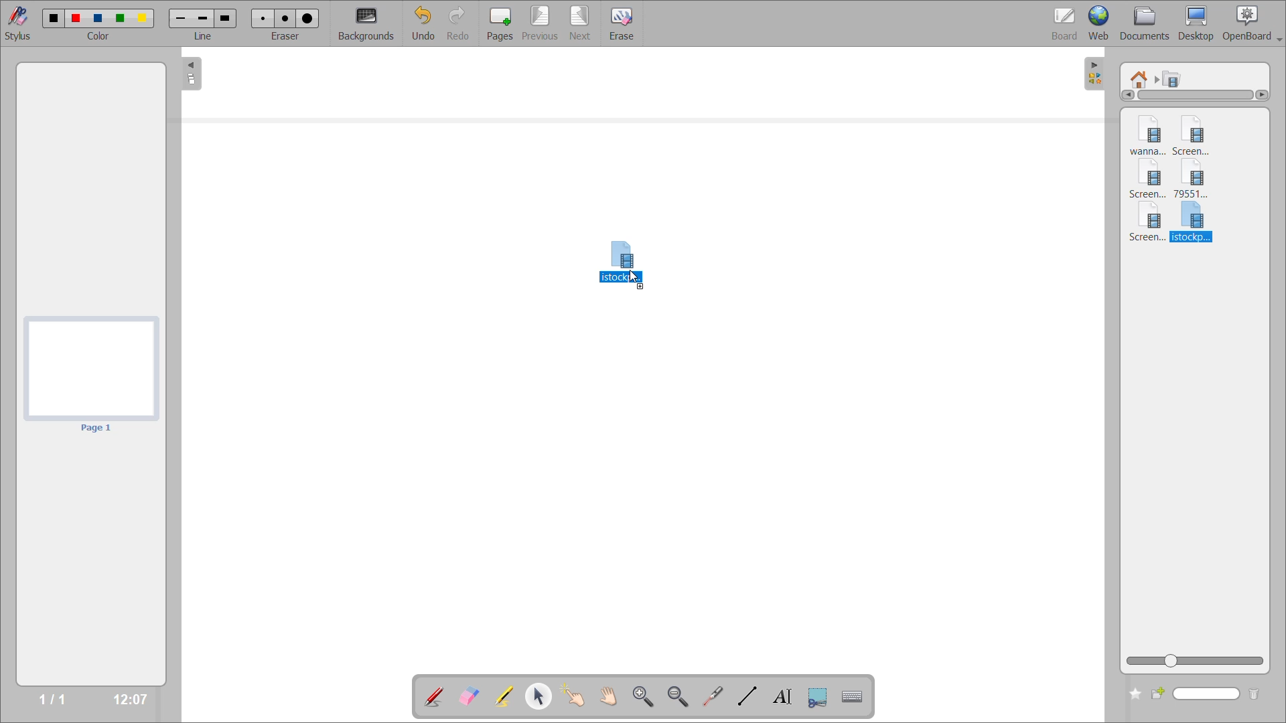 The height and width of the screenshot is (723, 1286). Describe the element at coordinates (368, 23) in the screenshot. I see `backgrounds` at that location.